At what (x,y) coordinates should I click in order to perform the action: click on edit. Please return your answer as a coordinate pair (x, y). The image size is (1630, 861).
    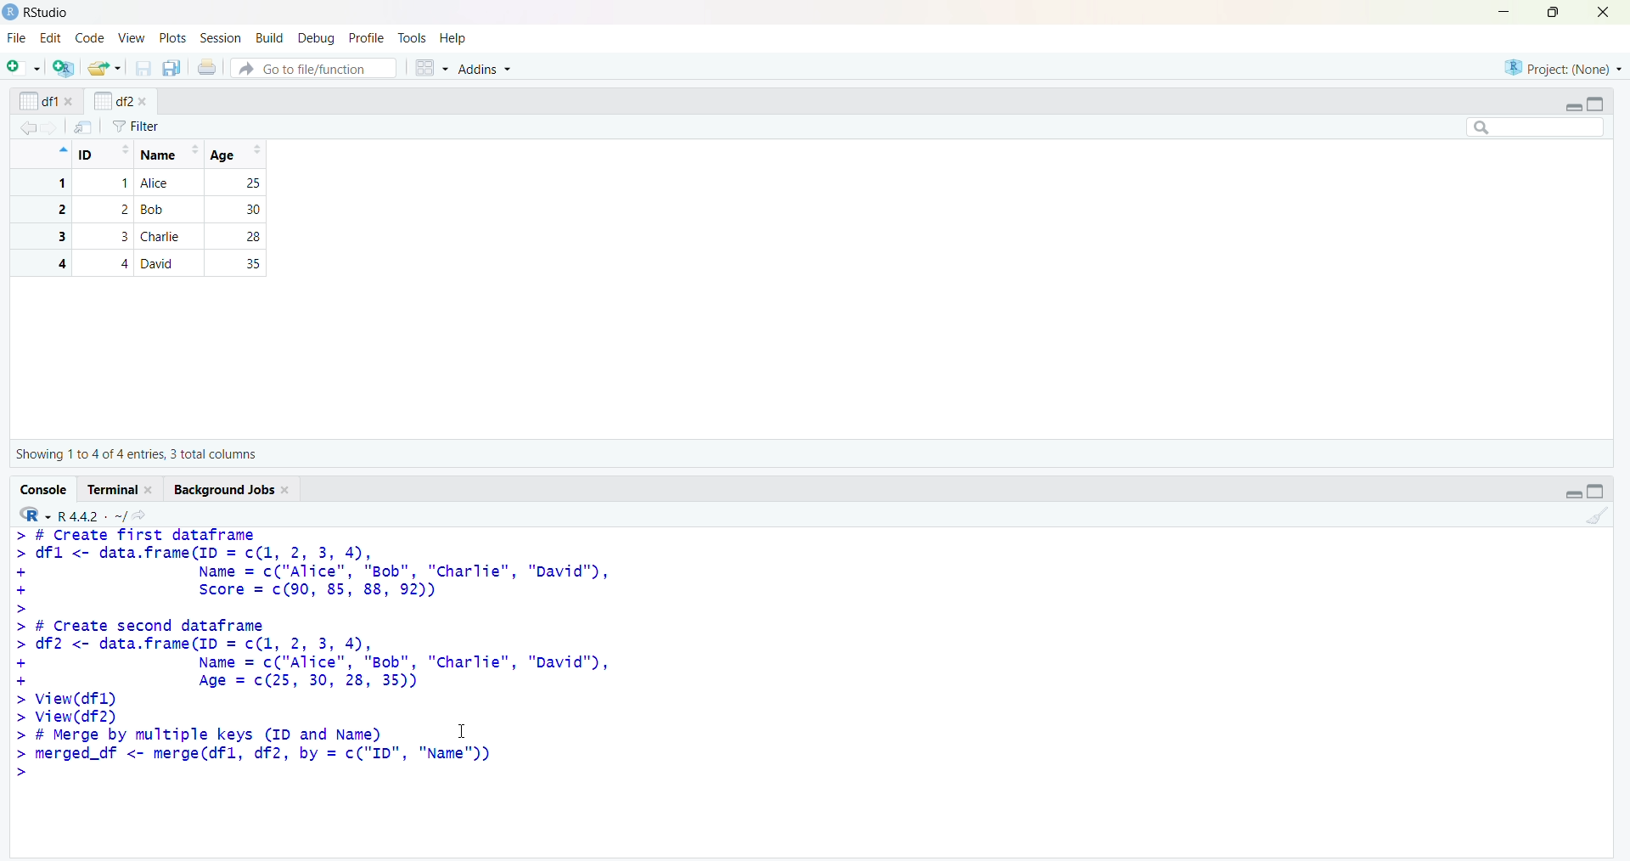
    Looking at the image, I should click on (51, 38).